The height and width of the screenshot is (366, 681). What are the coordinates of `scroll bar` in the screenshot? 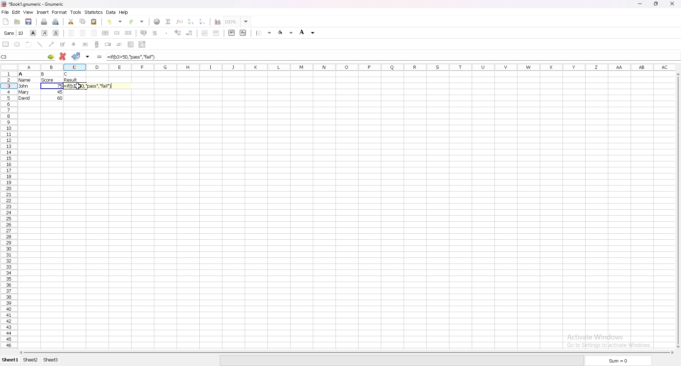 It's located at (677, 210).